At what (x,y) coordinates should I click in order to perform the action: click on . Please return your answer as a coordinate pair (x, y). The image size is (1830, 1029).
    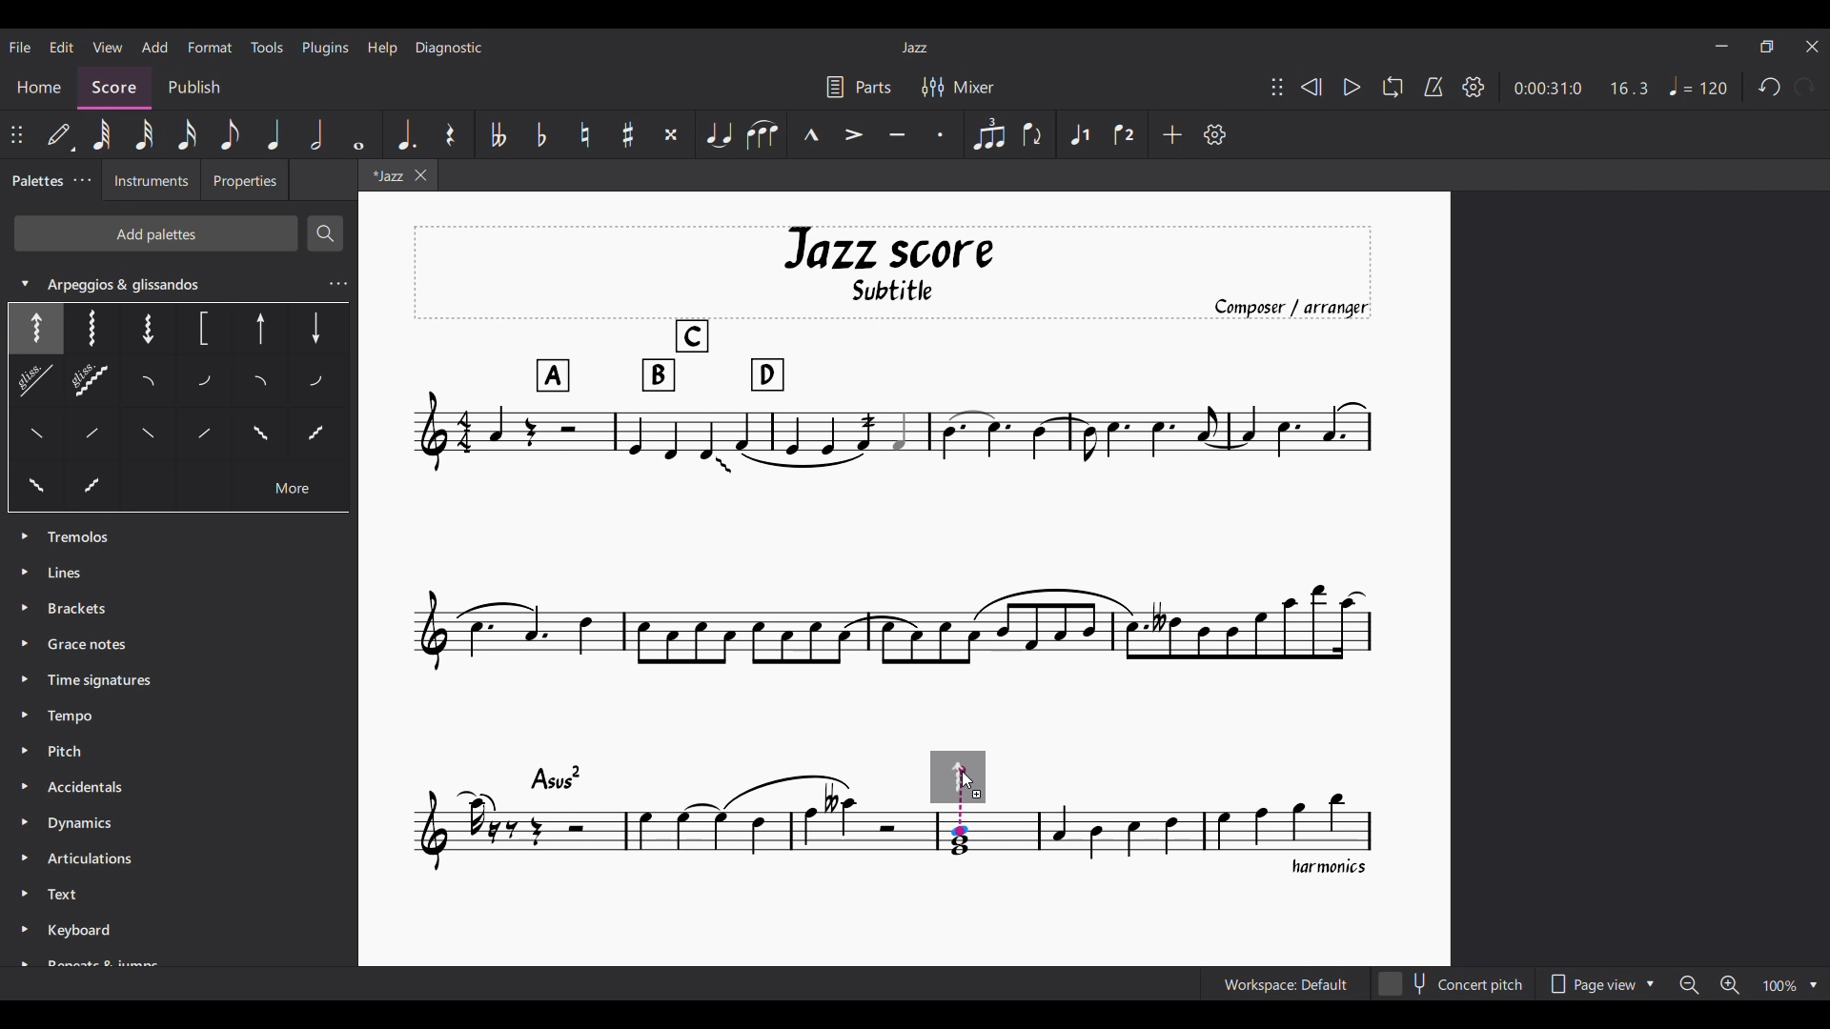
    Looking at the image, I should click on (92, 436).